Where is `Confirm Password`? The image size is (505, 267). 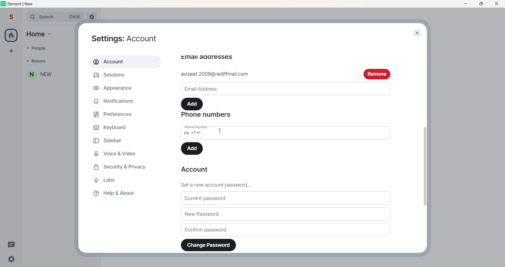
Confirm Password is located at coordinates (286, 229).